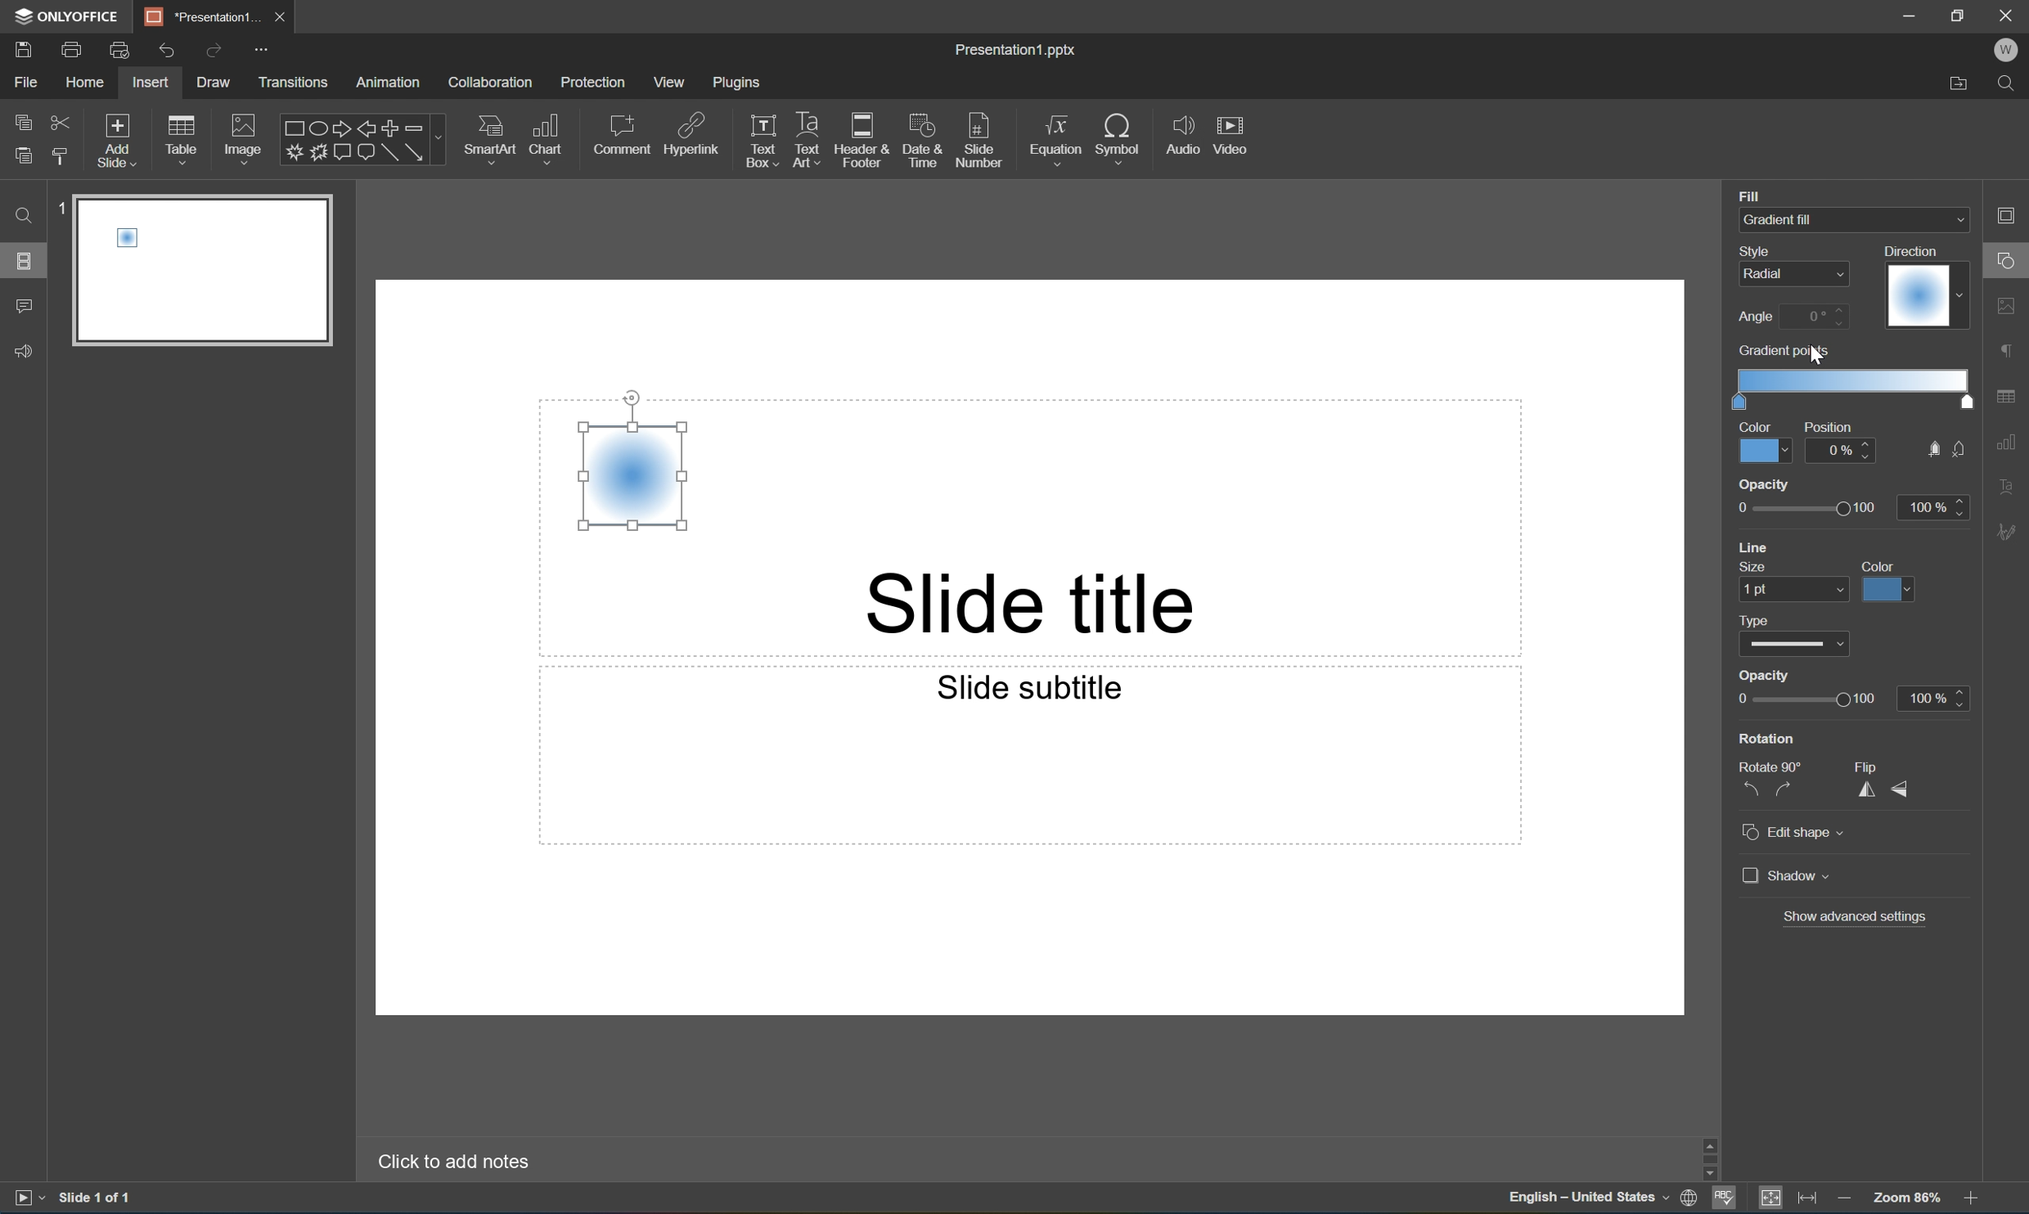  What do you see at coordinates (339, 128) in the screenshot?
I see `Right arrow` at bounding box center [339, 128].